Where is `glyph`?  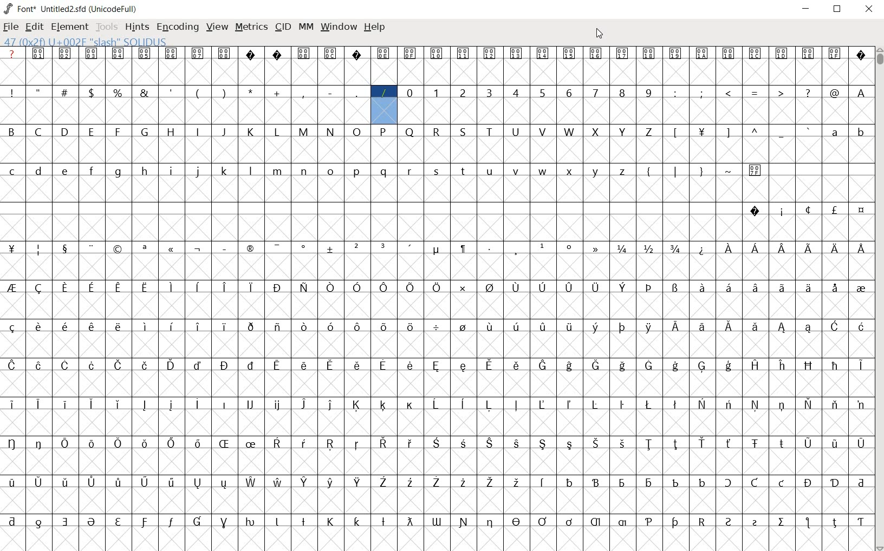
glyph is located at coordinates (490, 326).